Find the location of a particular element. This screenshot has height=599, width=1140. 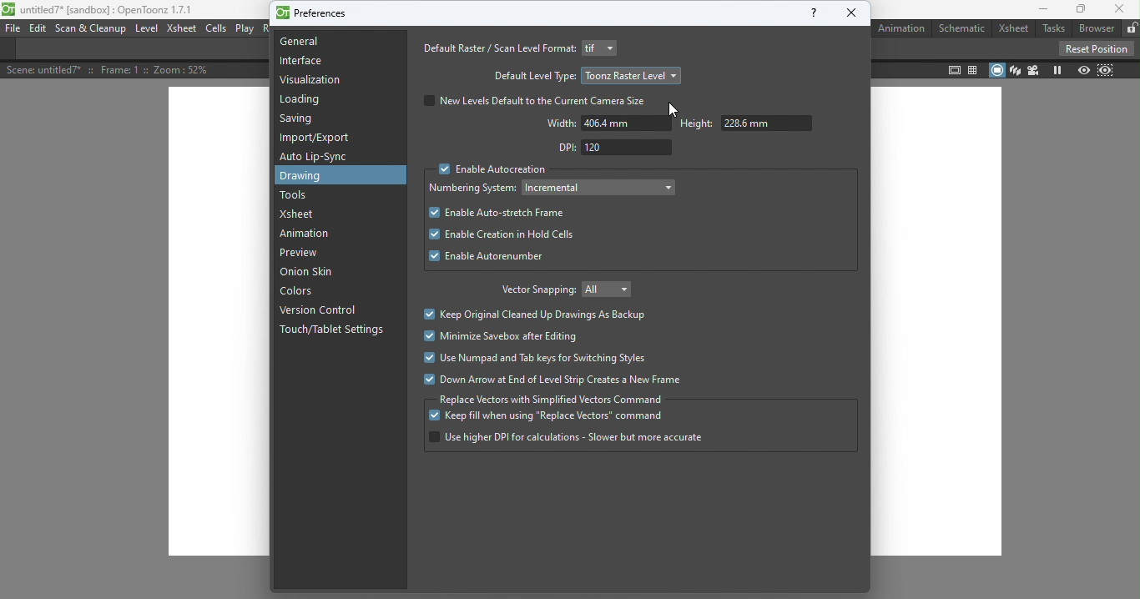

Freeze is located at coordinates (1057, 71).